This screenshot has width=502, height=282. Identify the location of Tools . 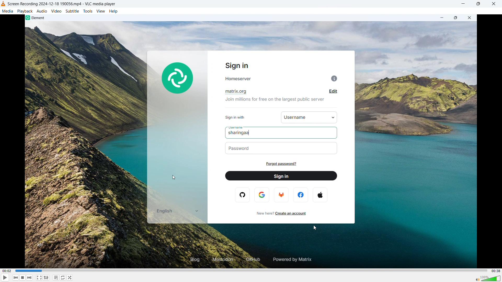
(88, 11).